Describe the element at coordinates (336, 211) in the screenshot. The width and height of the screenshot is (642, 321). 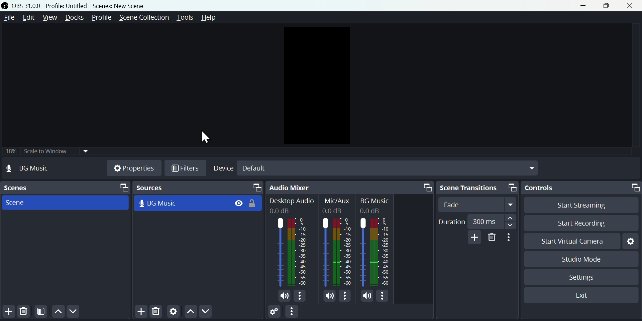
I see `` at that location.